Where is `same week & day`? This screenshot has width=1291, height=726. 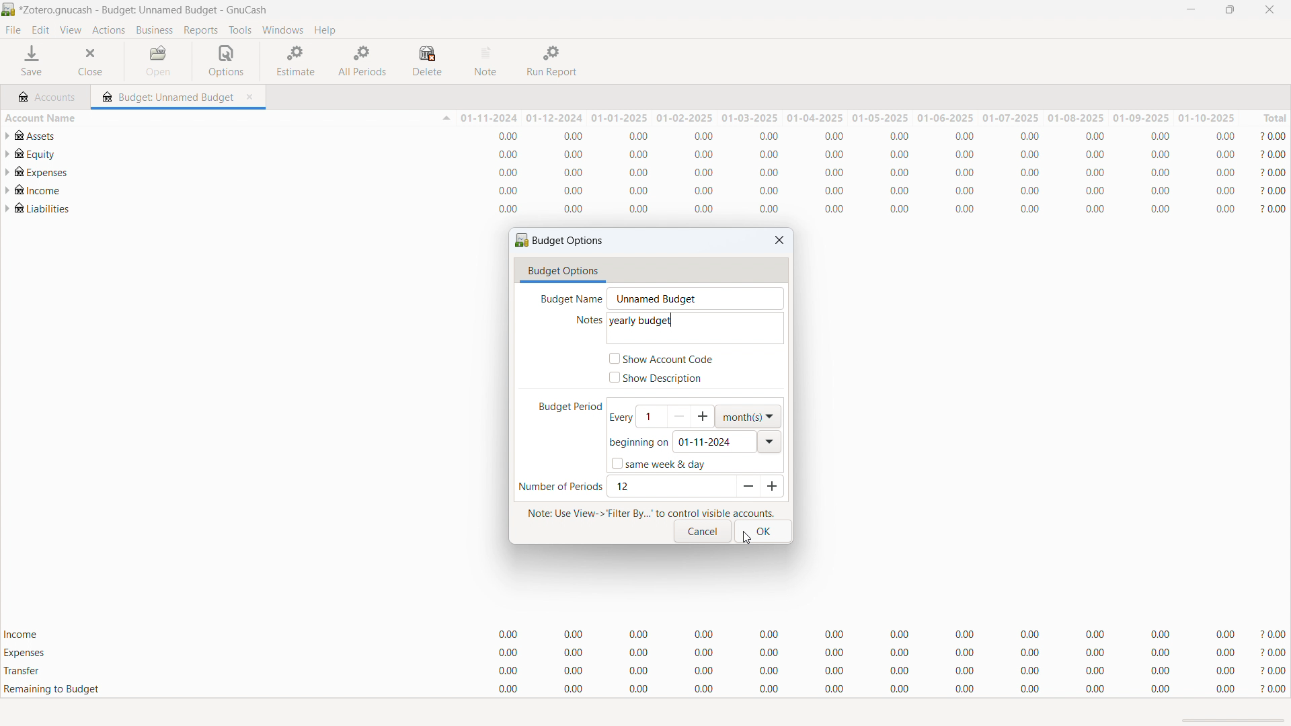
same week & day is located at coordinates (658, 463).